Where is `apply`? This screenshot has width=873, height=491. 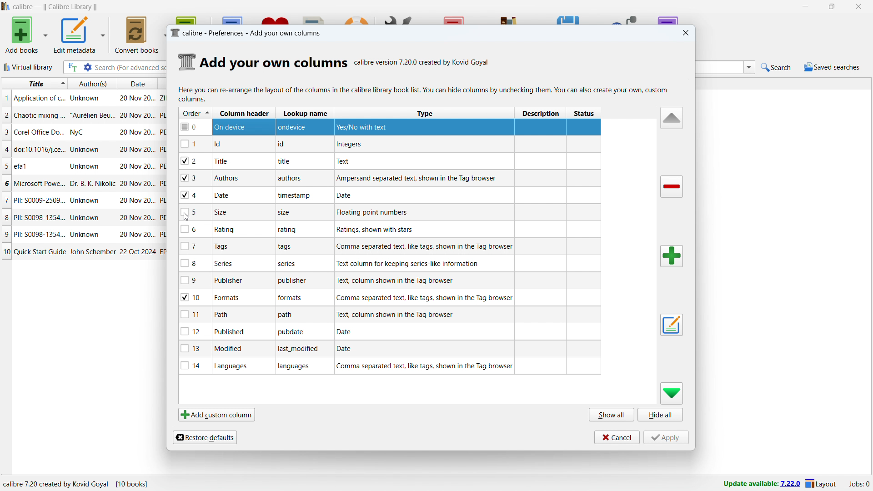 apply is located at coordinates (666, 437).